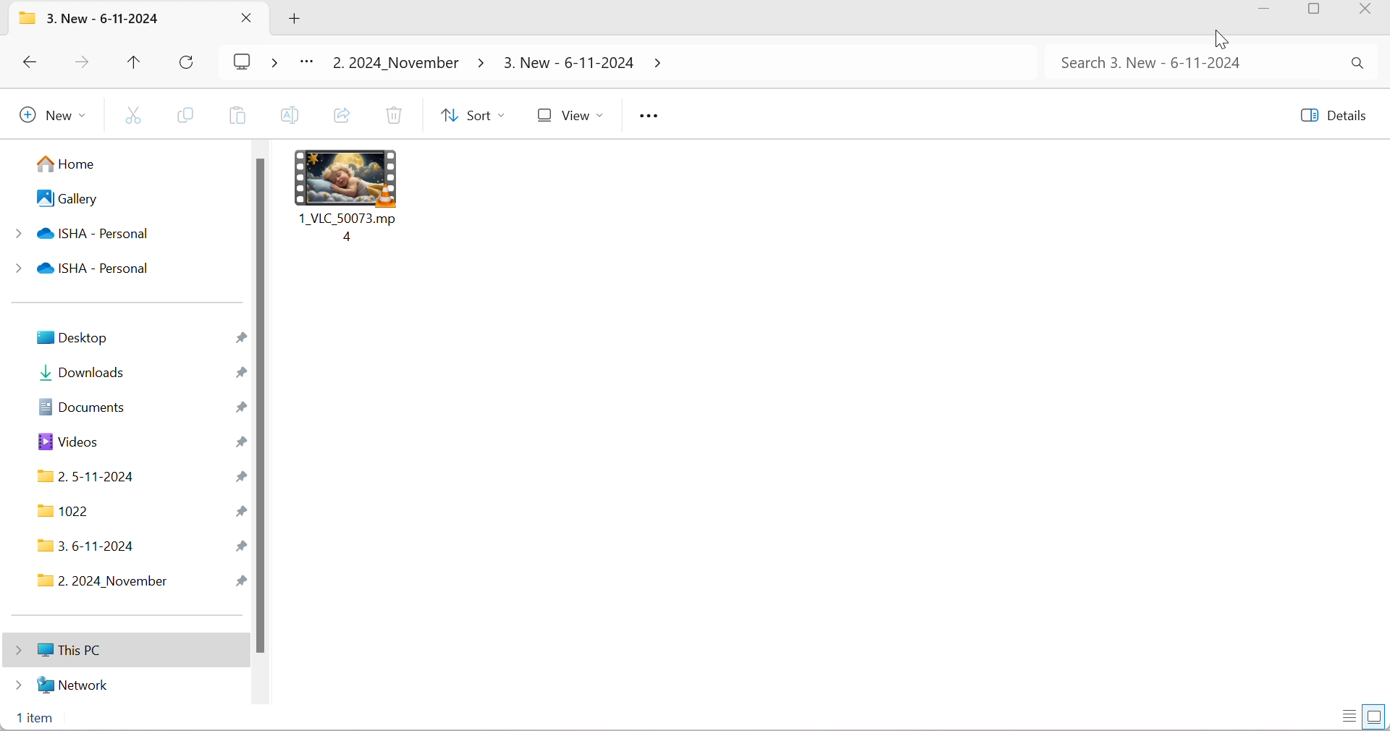 Image resolution: width=1390 pixels, height=731 pixels. What do you see at coordinates (47, 117) in the screenshot?
I see `New` at bounding box center [47, 117].